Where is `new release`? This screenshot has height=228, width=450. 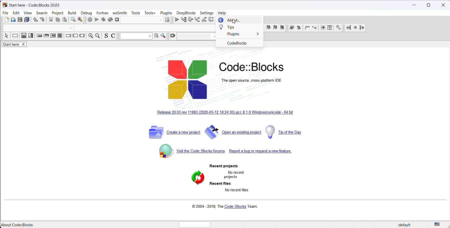 new release is located at coordinates (226, 113).